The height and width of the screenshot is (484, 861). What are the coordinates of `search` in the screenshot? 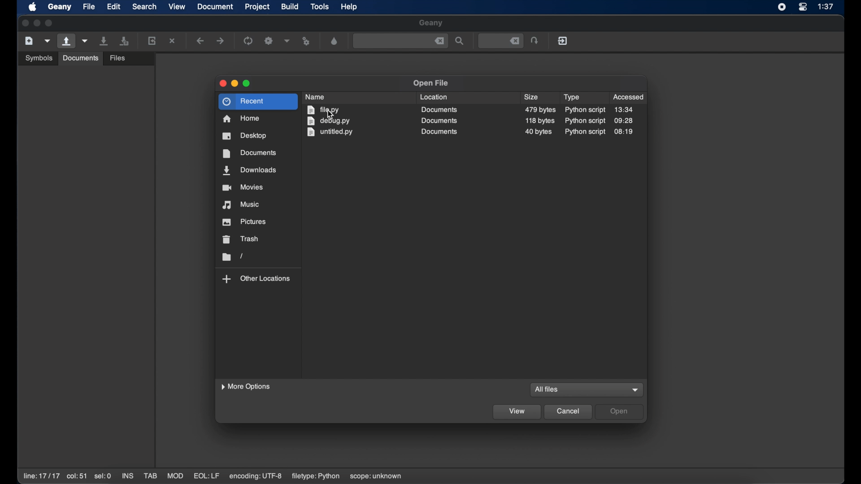 It's located at (144, 7).